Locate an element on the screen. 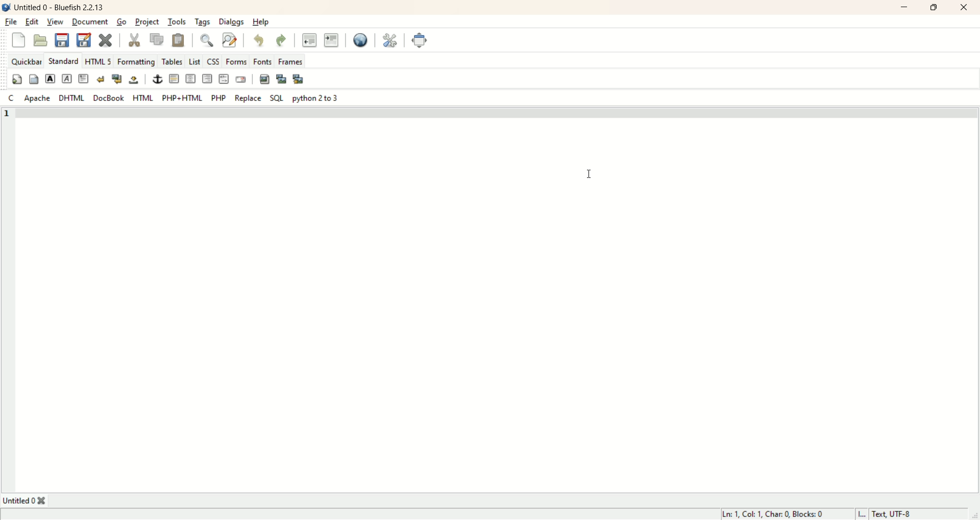 This screenshot has height=520, width=980. indent is located at coordinates (331, 40).